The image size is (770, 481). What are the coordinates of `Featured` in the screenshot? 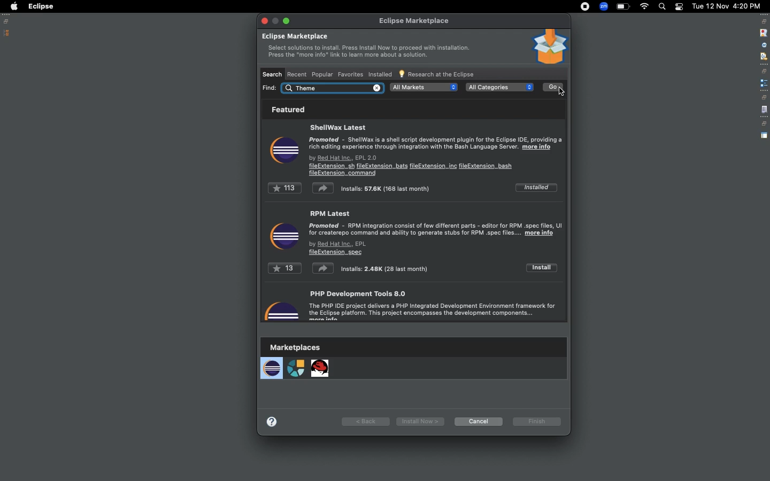 It's located at (286, 109).